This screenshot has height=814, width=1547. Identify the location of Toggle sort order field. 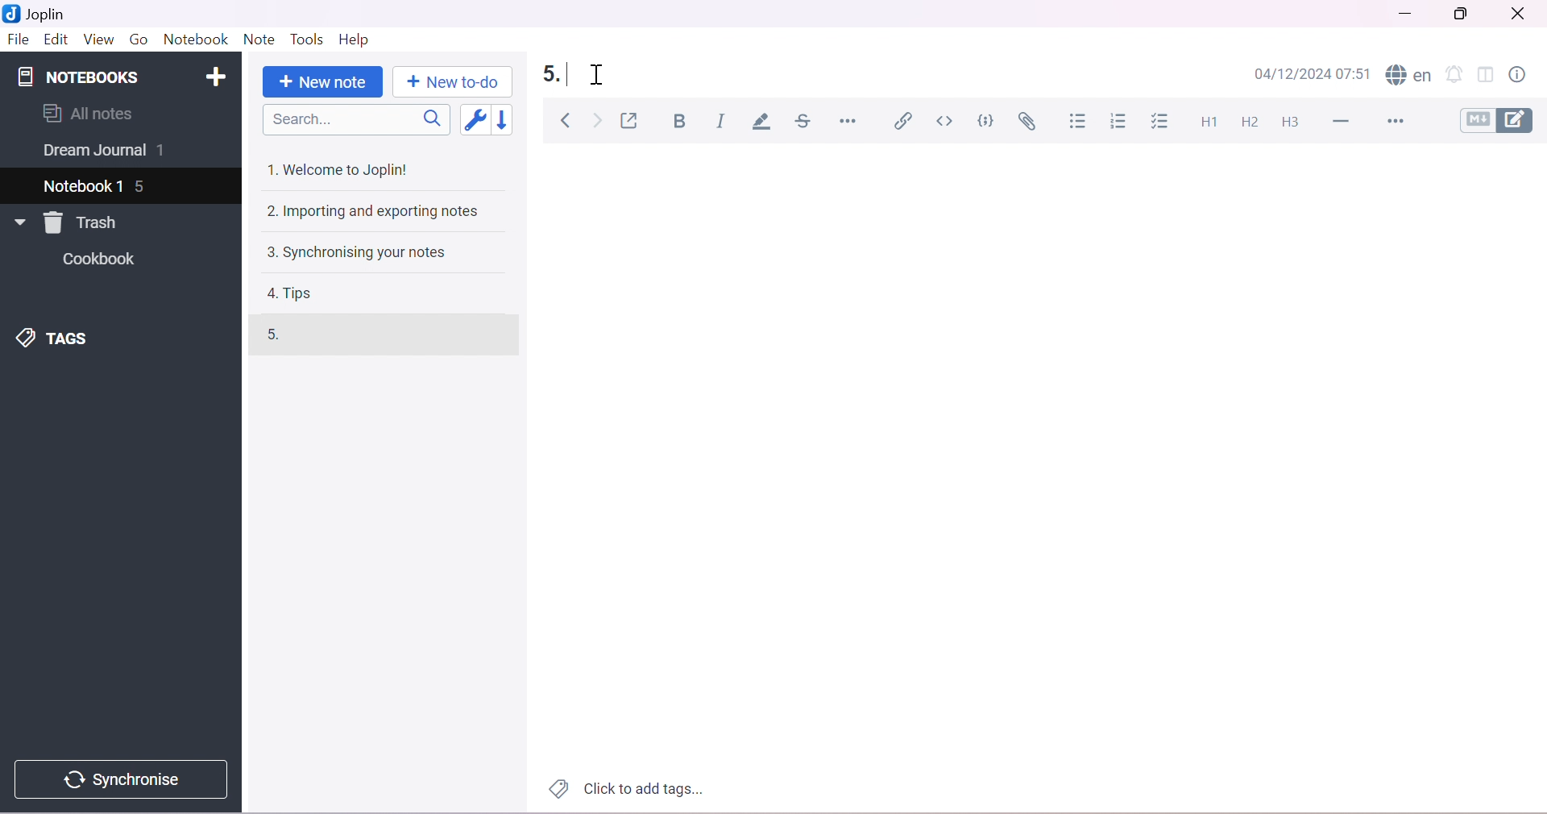
(478, 122).